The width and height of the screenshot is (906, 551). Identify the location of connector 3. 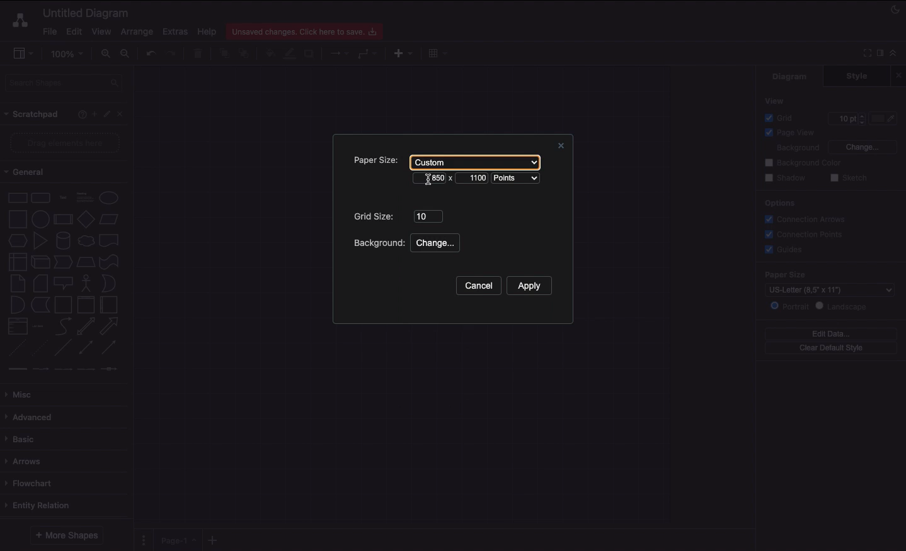
(62, 369).